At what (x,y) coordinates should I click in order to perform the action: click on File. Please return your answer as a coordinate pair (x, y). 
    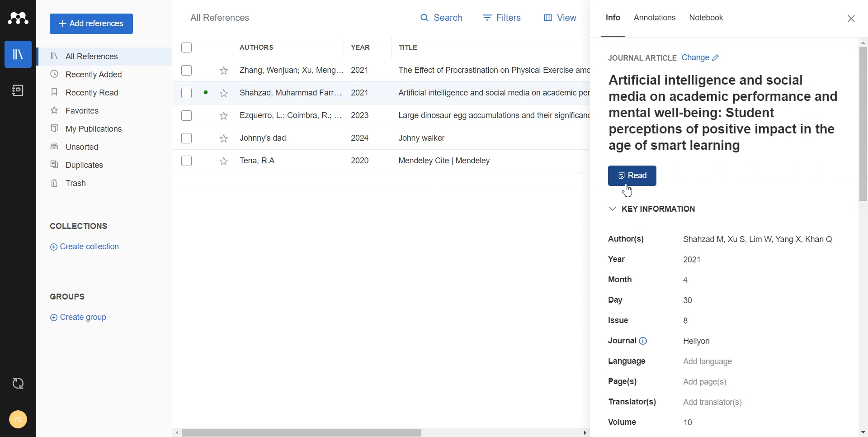
    Looking at the image, I should click on (380, 161).